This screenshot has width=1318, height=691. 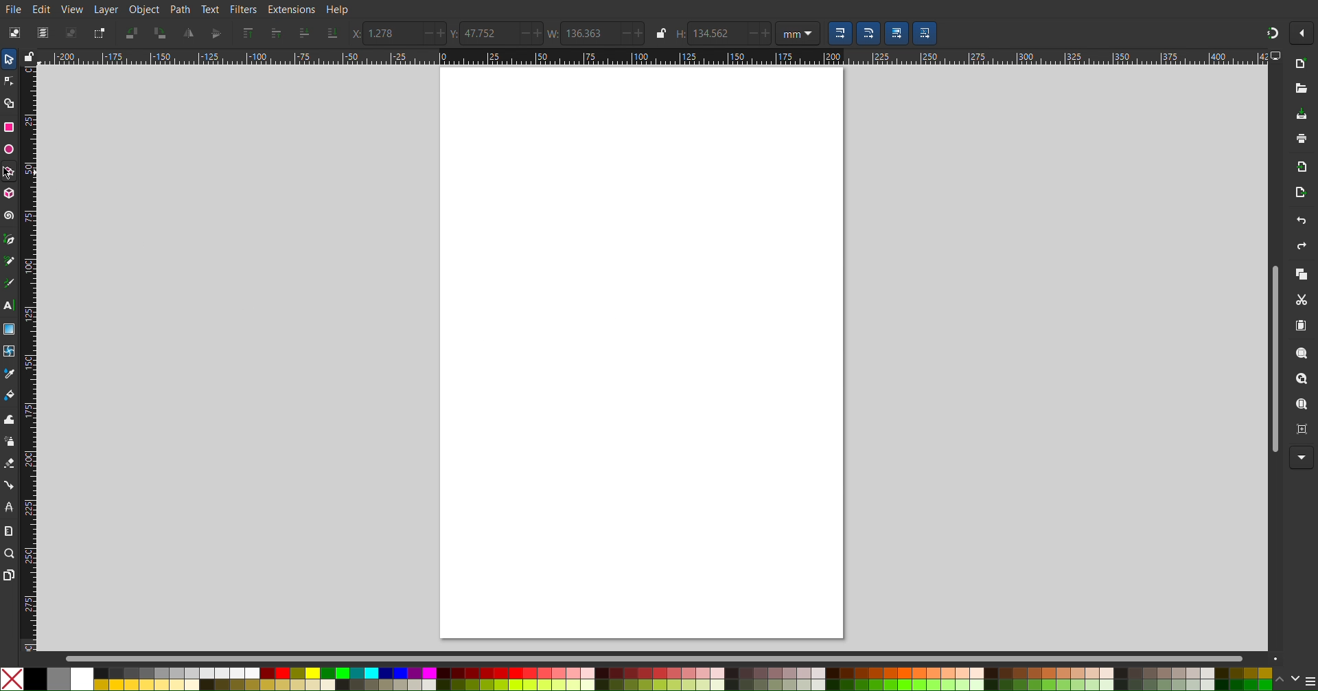 What do you see at coordinates (1303, 354) in the screenshot?
I see `Zoom Selection` at bounding box center [1303, 354].